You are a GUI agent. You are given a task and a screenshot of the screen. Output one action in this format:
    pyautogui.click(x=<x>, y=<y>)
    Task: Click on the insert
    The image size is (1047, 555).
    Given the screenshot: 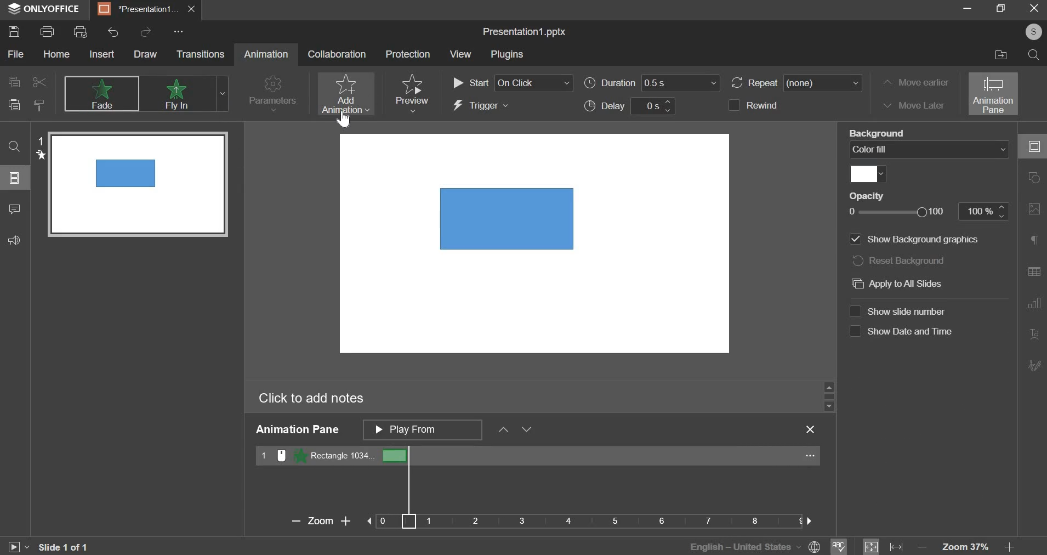 What is the action you would take?
    pyautogui.click(x=103, y=55)
    